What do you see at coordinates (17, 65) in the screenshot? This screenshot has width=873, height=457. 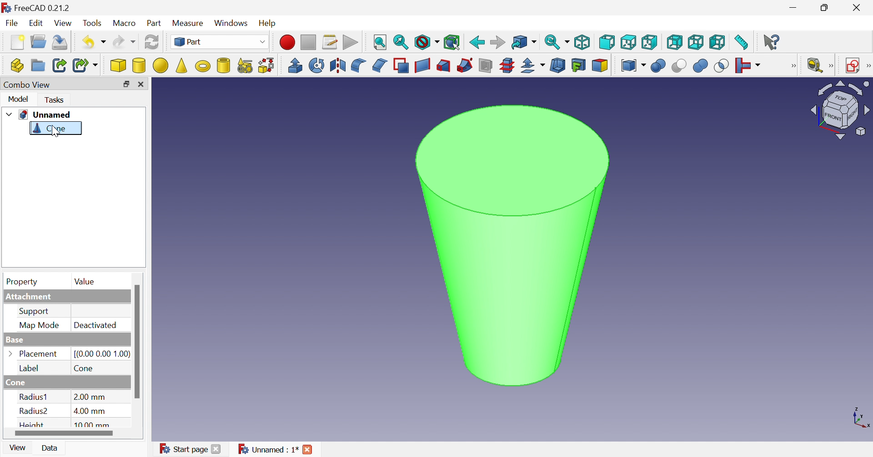 I see `Create part` at bounding box center [17, 65].